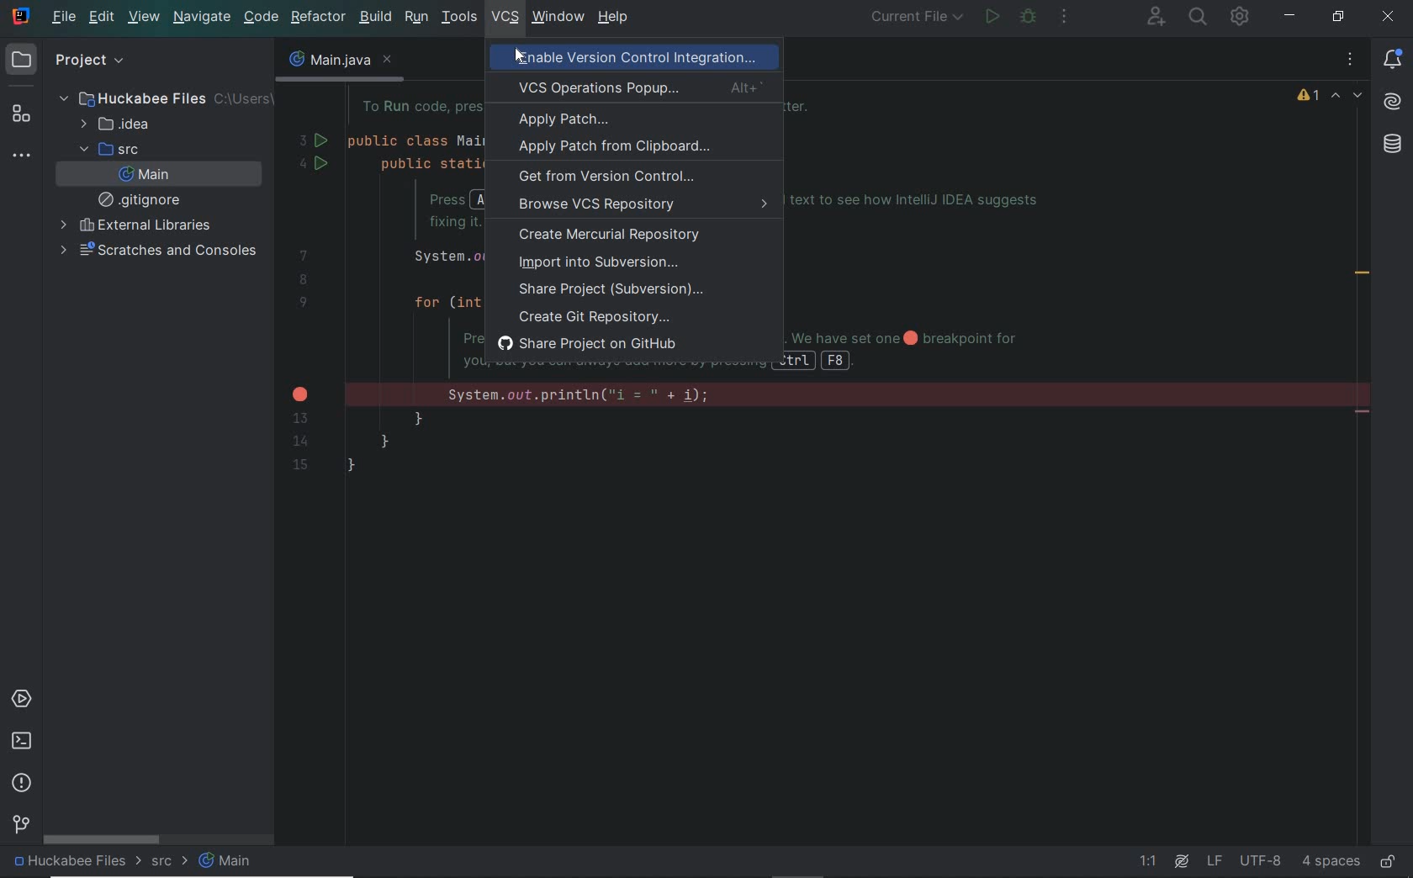 Image resolution: width=1413 pixels, height=878 pixels. What do you see at coordinates (1310, 98) in the screenshot?
I see `1 warning` at bounding box center [1310, 98].